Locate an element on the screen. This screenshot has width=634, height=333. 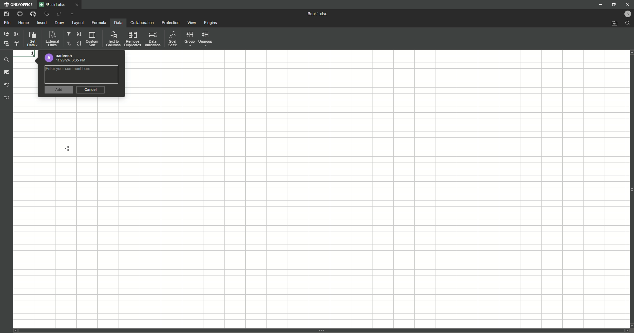
Layout is located at coordinates (78, 23).